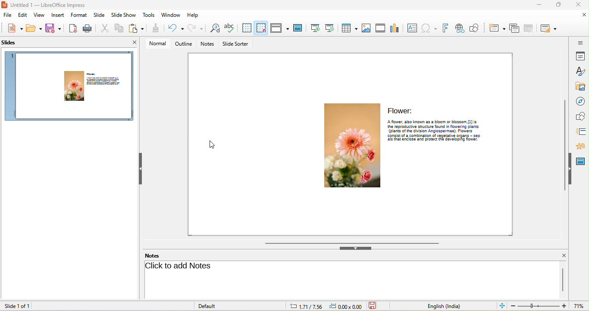 The width and height of the screenshot is (589, 311). What do you see at coordinates (434, 136) in the screenshot?
I see `consist of a combination of vegetative organs —- sep` at bounding box center [434, 136].